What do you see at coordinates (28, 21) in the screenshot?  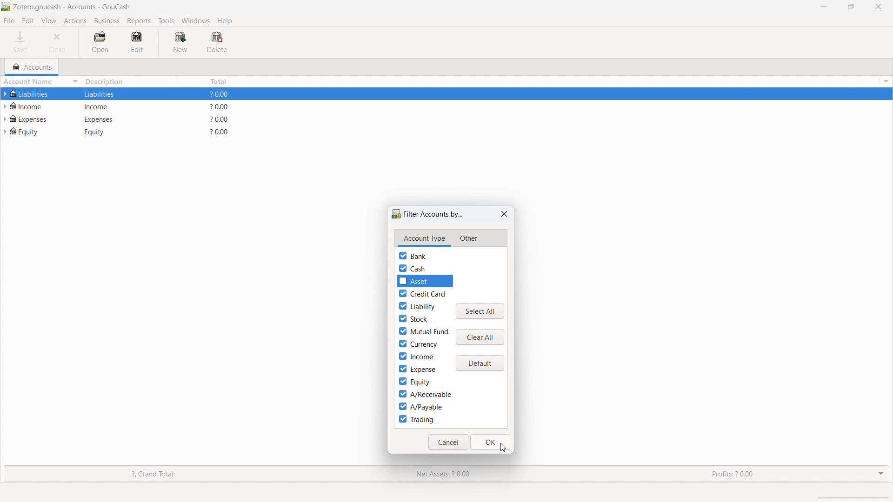 I see `edit` at bounding box center [28, 21].